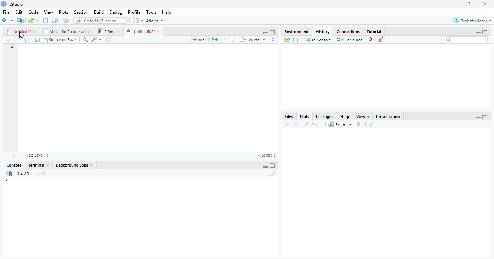  What do you see at coordinates (304, 117) in the screenshot?
I see `Plots` at bounding box center [304, 117].